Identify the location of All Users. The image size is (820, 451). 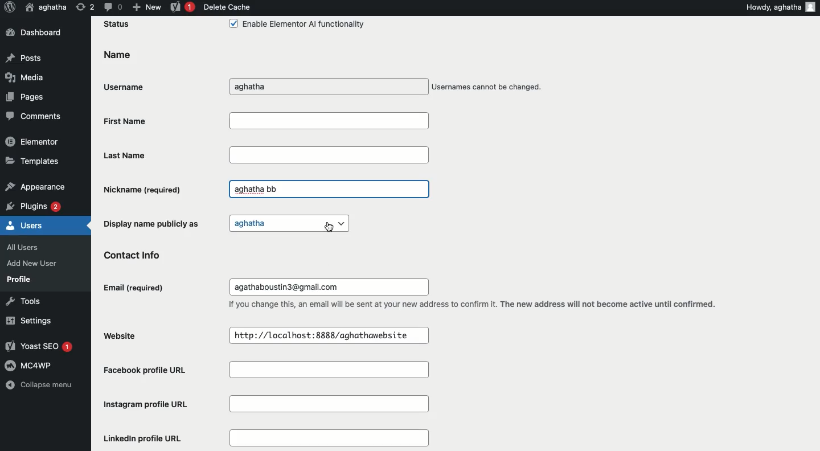
(28, 246).